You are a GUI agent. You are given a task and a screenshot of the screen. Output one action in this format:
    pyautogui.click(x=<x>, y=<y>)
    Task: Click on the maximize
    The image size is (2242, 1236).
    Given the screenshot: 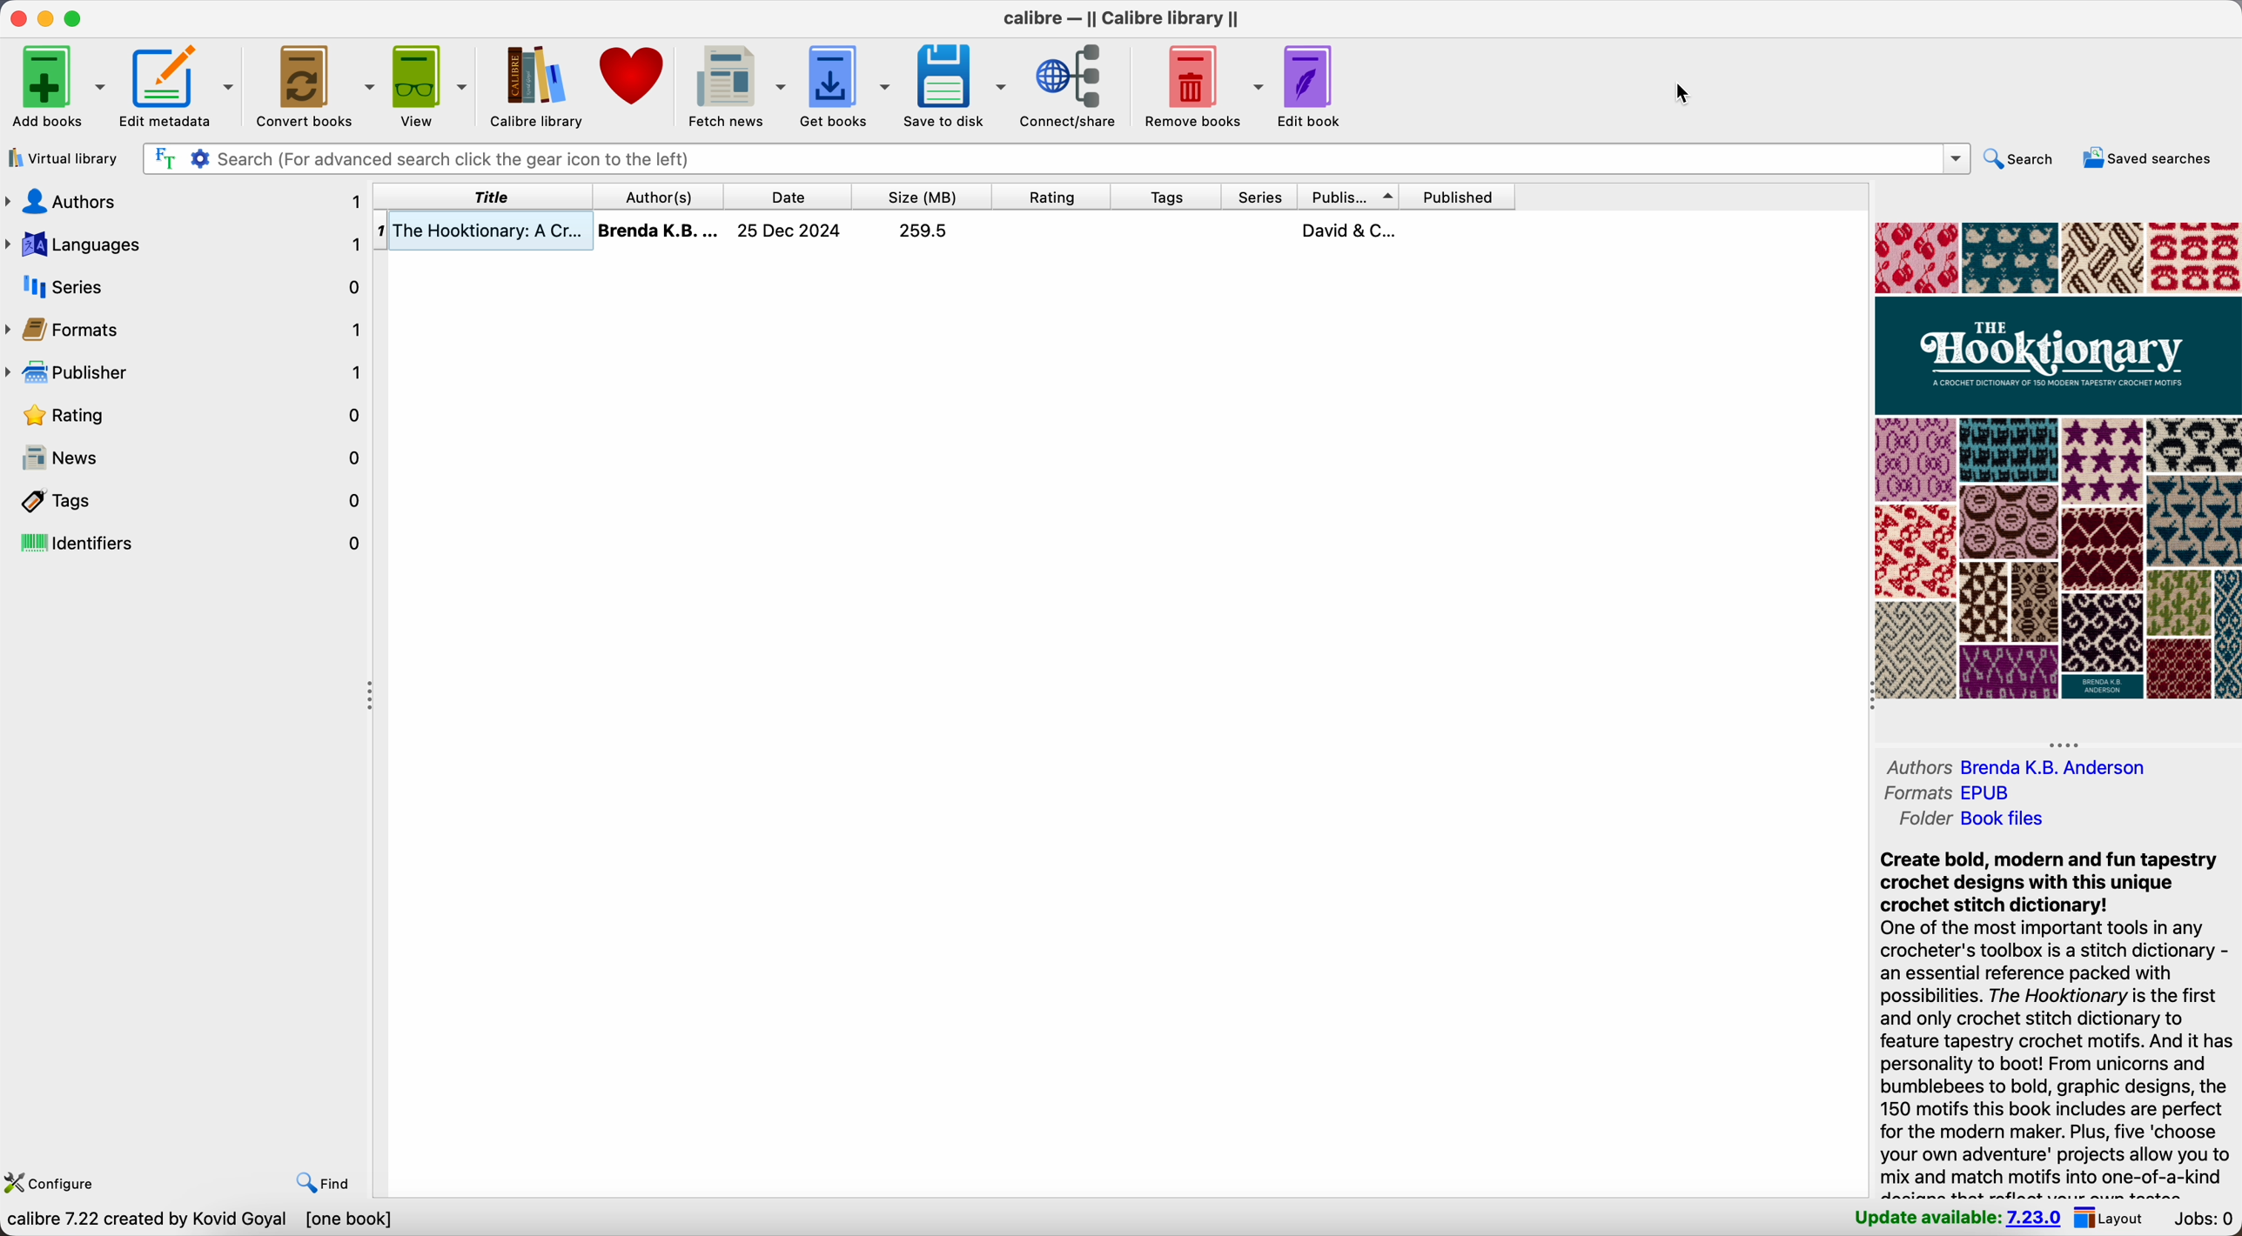 What is the action you would take?
    pyautogui.click(x=75, y=17)
    